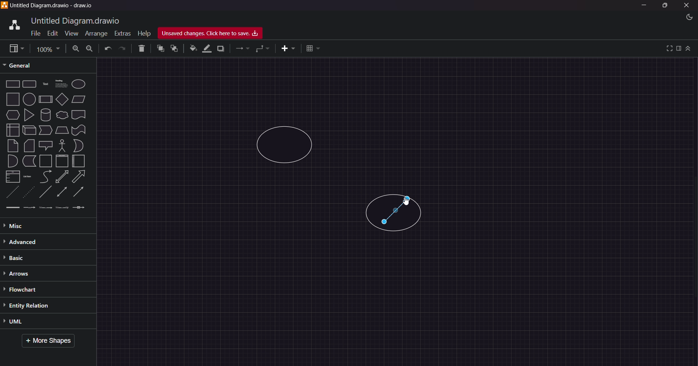 Image resolution: width=698 pixels, height=366 pixels. What do you see at coordinates (47, 48) in the screenshot?
I see `Page Size` at bounding box center [47, 48].